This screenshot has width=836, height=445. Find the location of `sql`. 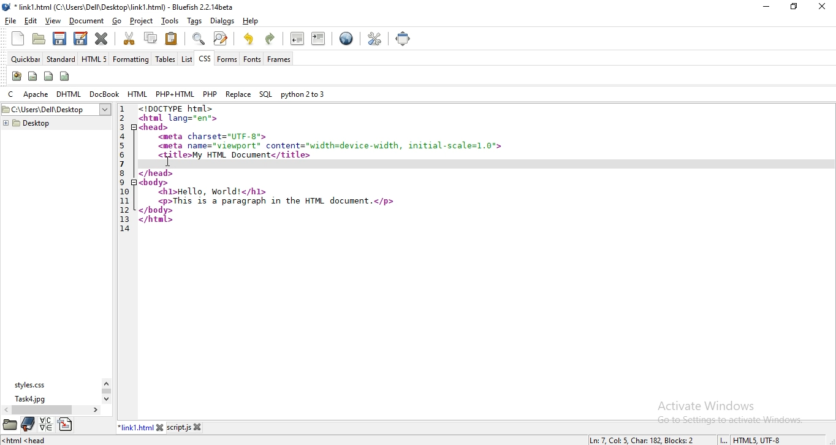

sql is located at coordinates (265, 94).